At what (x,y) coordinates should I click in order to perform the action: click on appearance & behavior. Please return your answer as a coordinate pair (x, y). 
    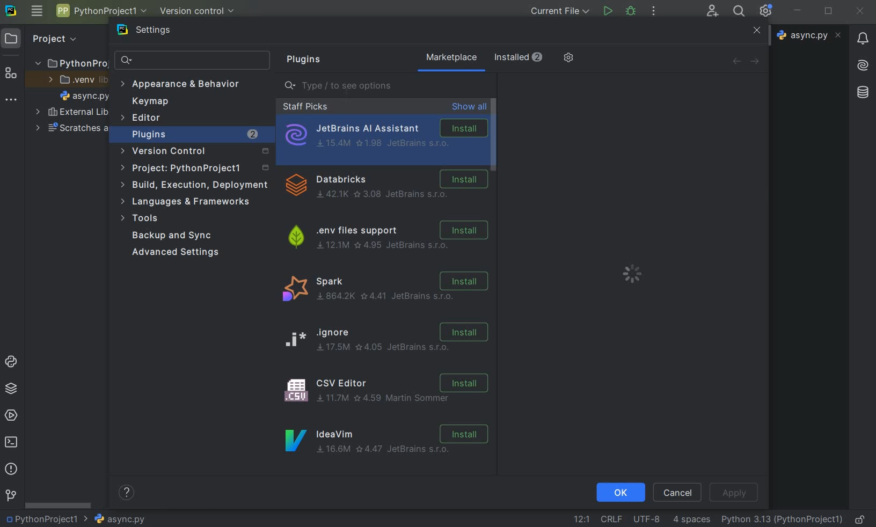
    Looking at the image, I should click on (180, 85).